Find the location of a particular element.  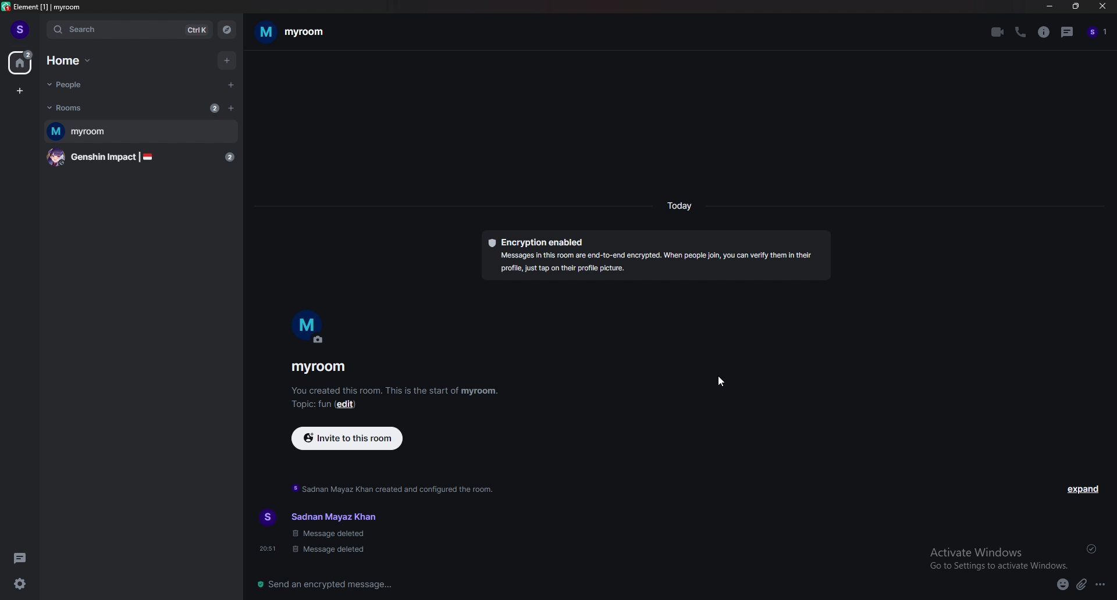

minimize is located at coordinates (1049, 6).